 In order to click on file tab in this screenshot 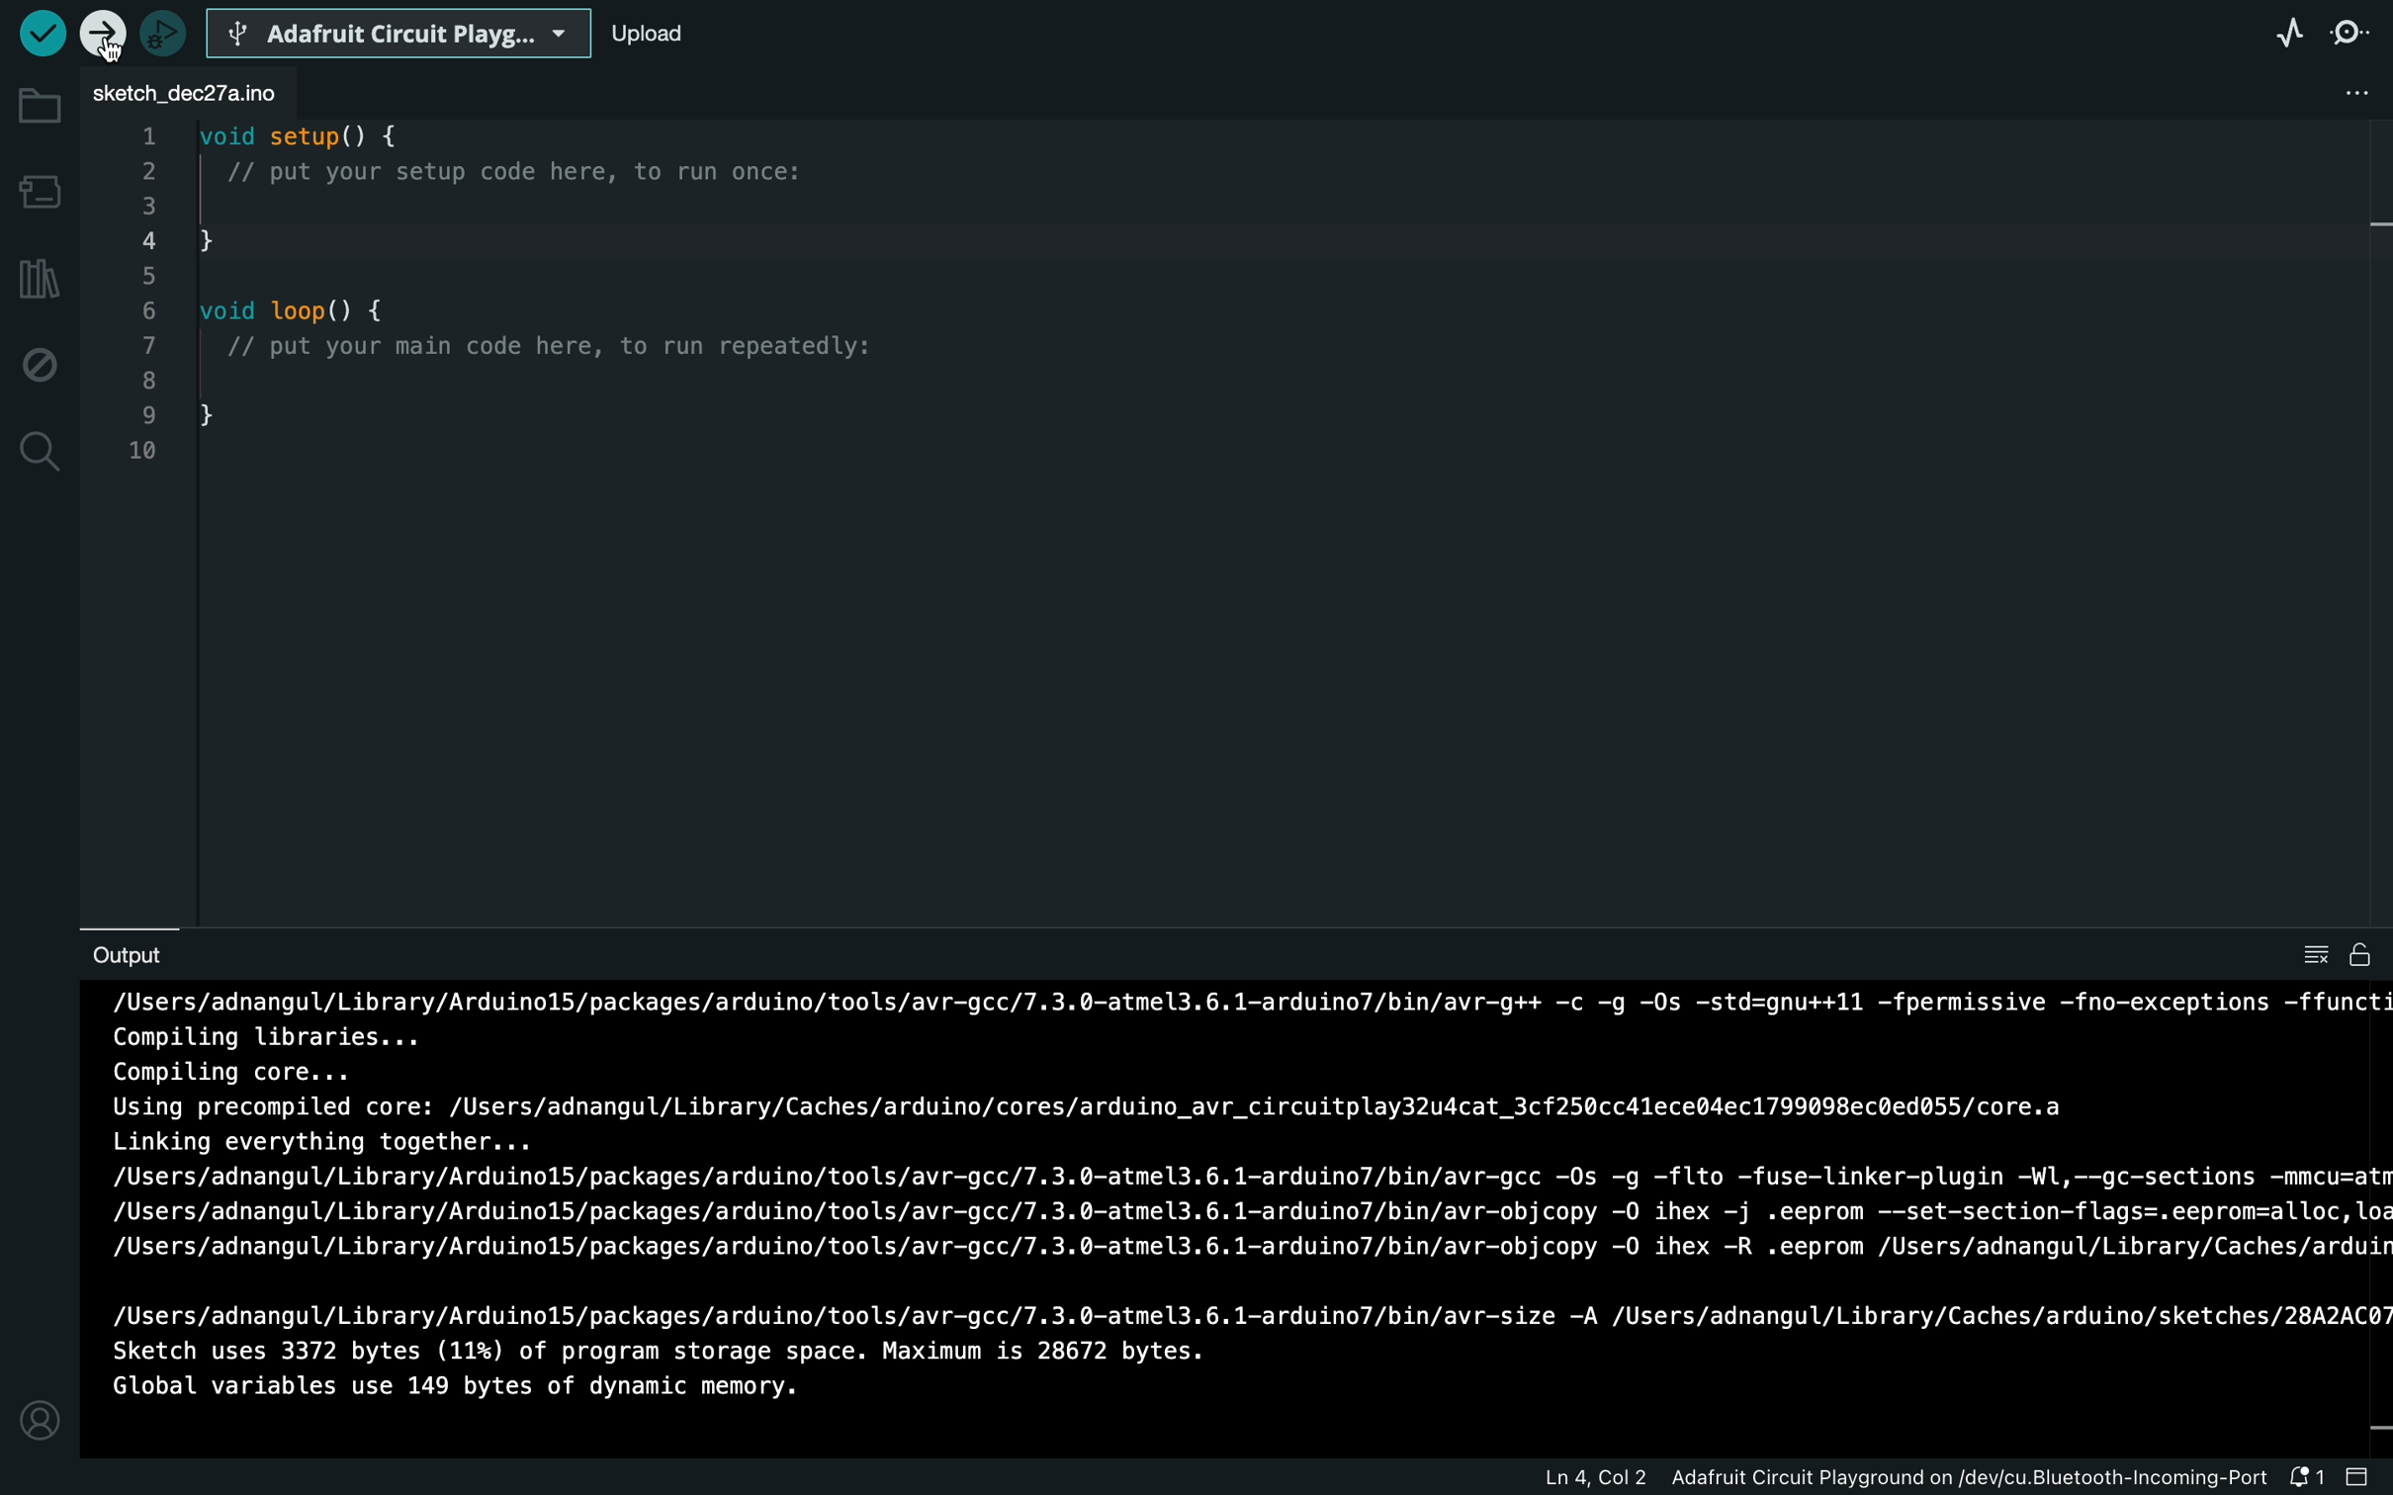, I will do `click(203, 91)`.